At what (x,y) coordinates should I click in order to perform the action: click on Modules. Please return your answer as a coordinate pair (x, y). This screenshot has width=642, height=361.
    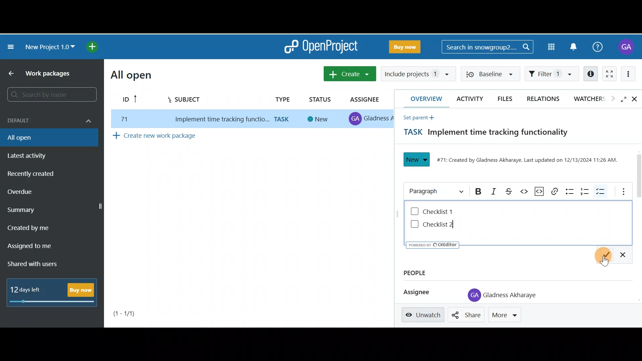
    Looking at the image, I should click on (551, 47).